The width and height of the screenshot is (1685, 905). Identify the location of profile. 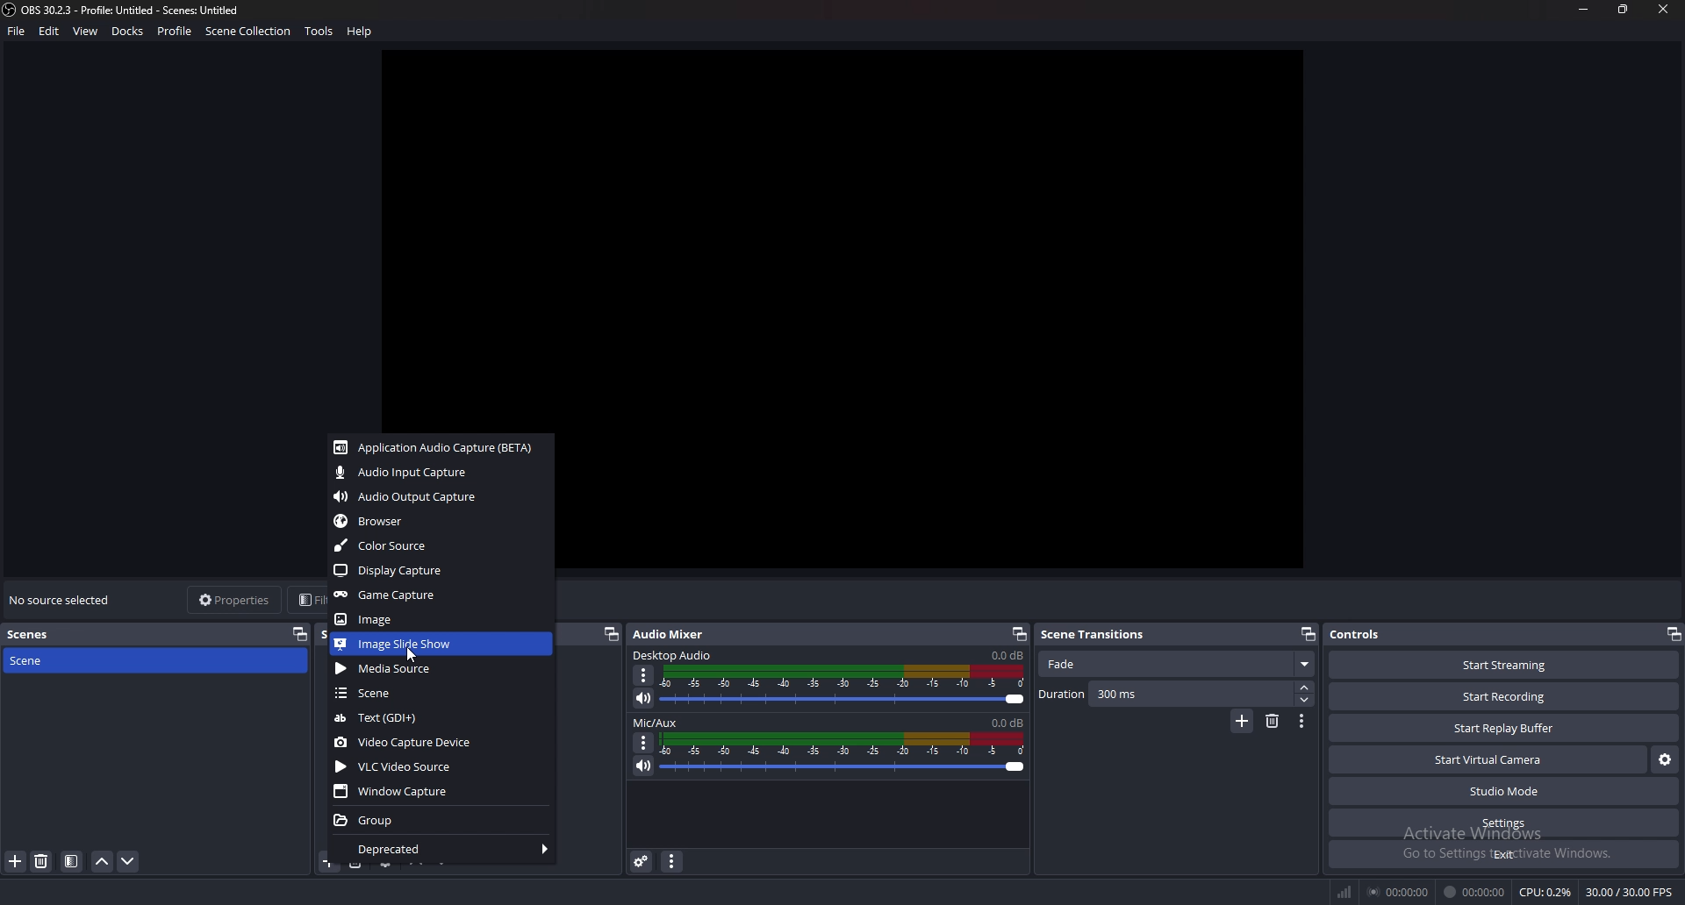
(174, 29).